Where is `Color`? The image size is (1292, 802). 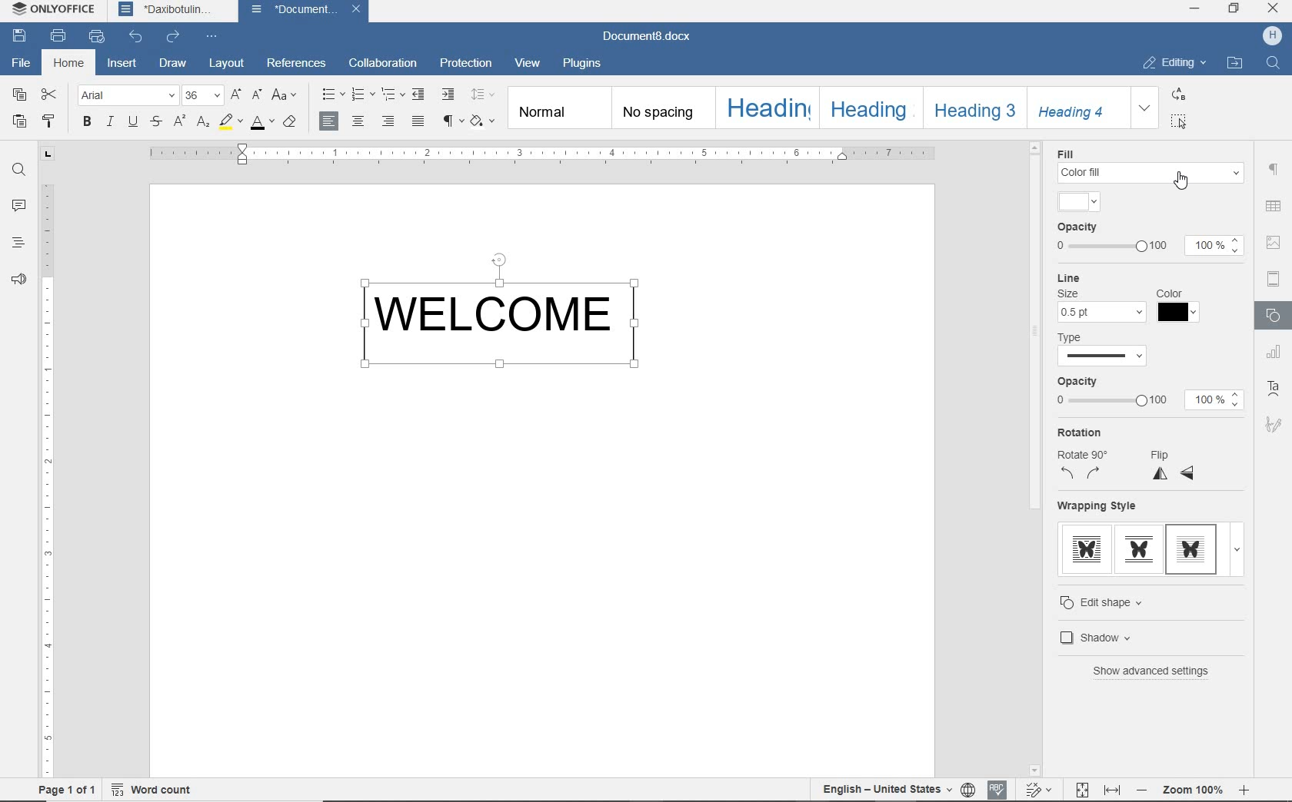 Color is located at coordinates (1169, 293).